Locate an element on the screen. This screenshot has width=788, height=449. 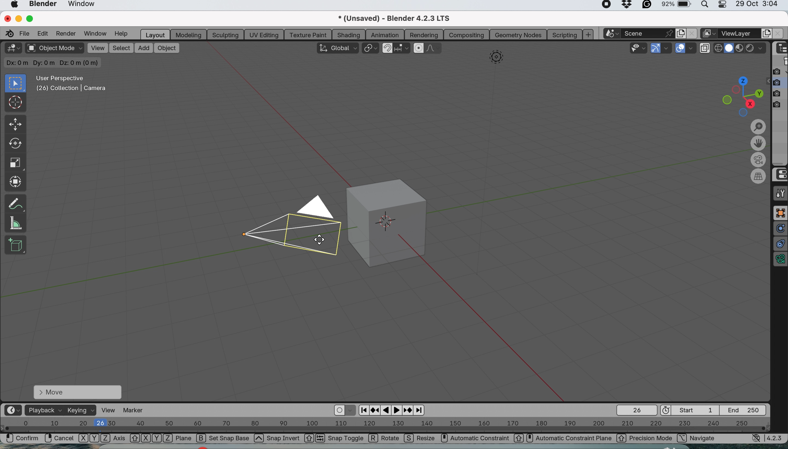
snapping is located at coordinates (403, 49).